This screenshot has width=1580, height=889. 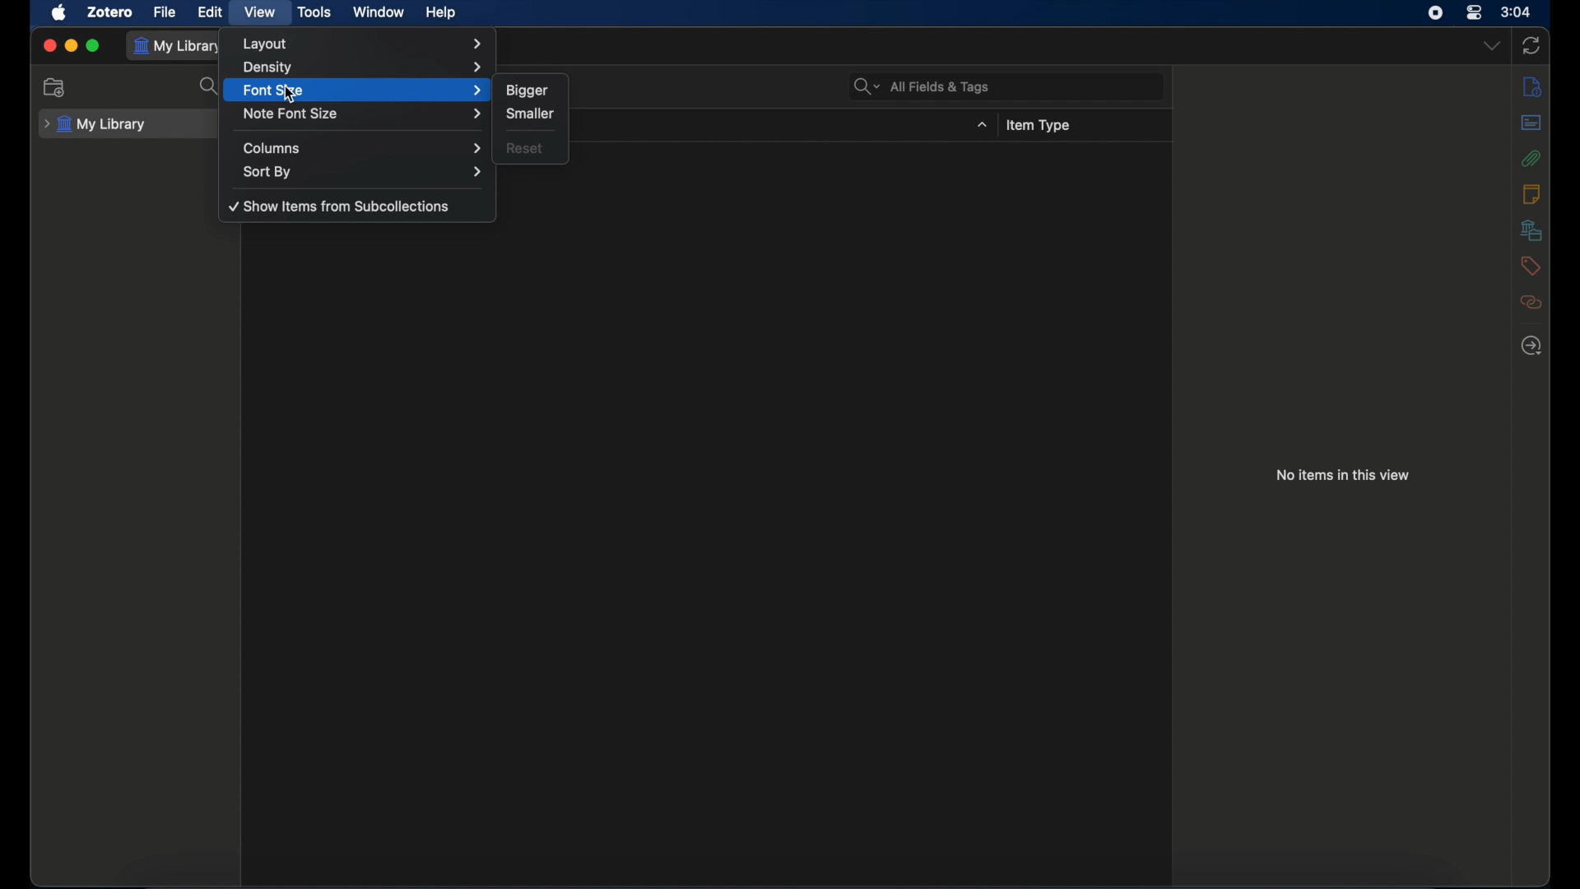 What do you see at coordinates (179, 45) in the screenshot?
I see `my library` at bounding box center [179, 45].